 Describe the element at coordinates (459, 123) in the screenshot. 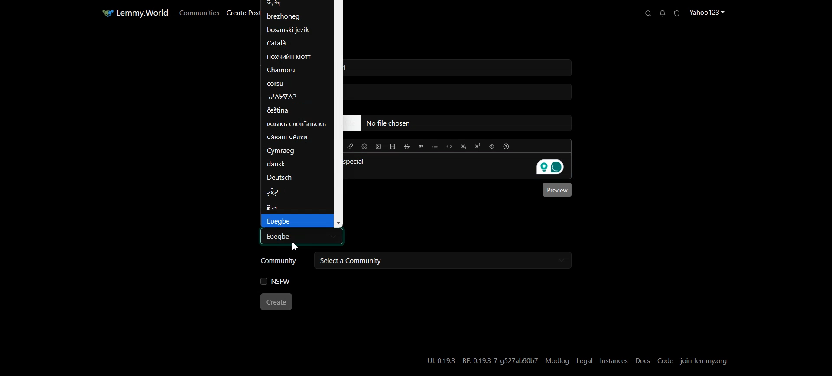

I see `typing field` at that location.